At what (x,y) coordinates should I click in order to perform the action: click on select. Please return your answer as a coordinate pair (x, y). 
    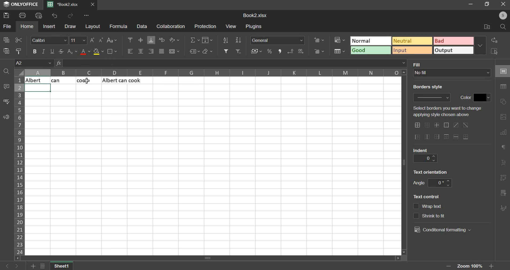
    Looking at the image, I should click on (497, 51).